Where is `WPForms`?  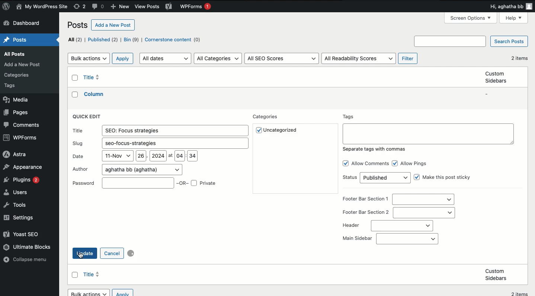
WPForms is located at coordinates (195, 7).